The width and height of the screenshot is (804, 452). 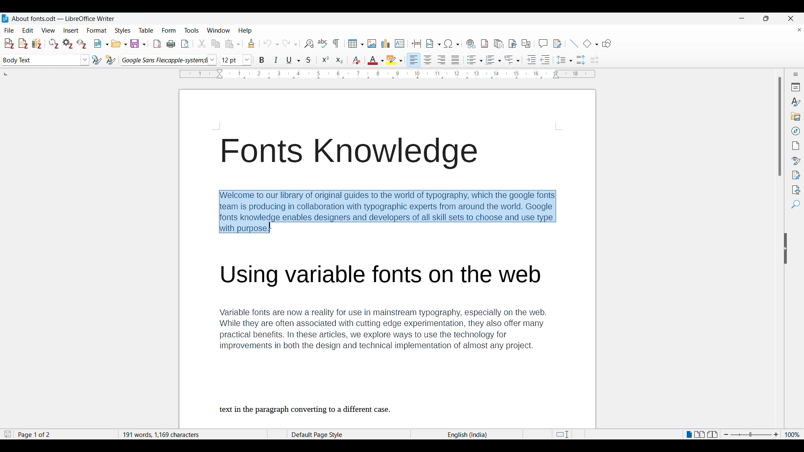 I want to click on Hide sidebar, so click(x=786, y=249).